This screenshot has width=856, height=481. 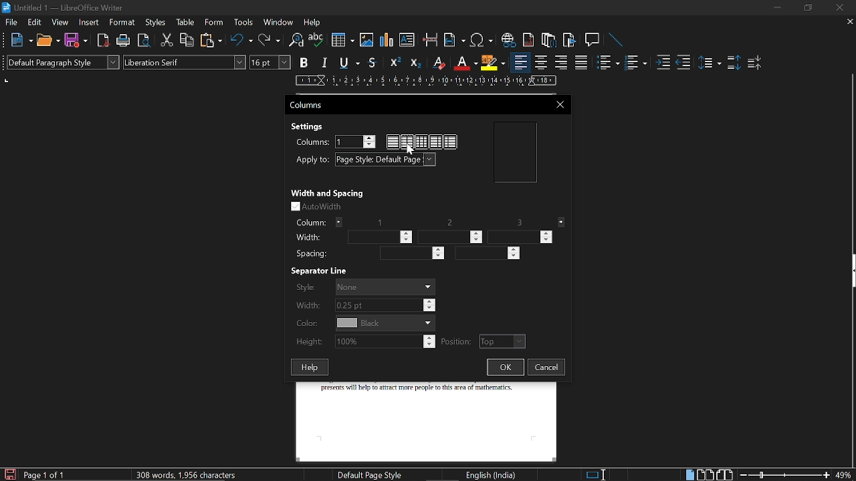 I want to click on New, so click(x=20, y=42).